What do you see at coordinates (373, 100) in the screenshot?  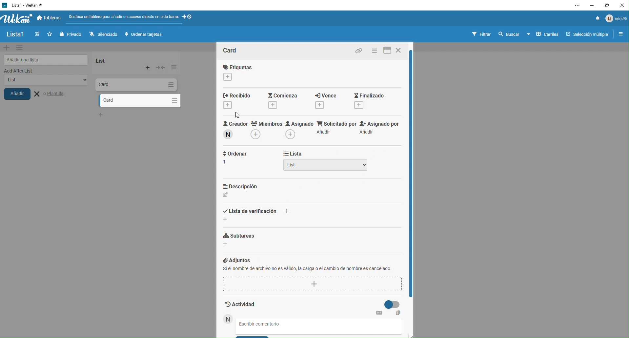 I see `Finalizado` at bounding box center [373, 100].